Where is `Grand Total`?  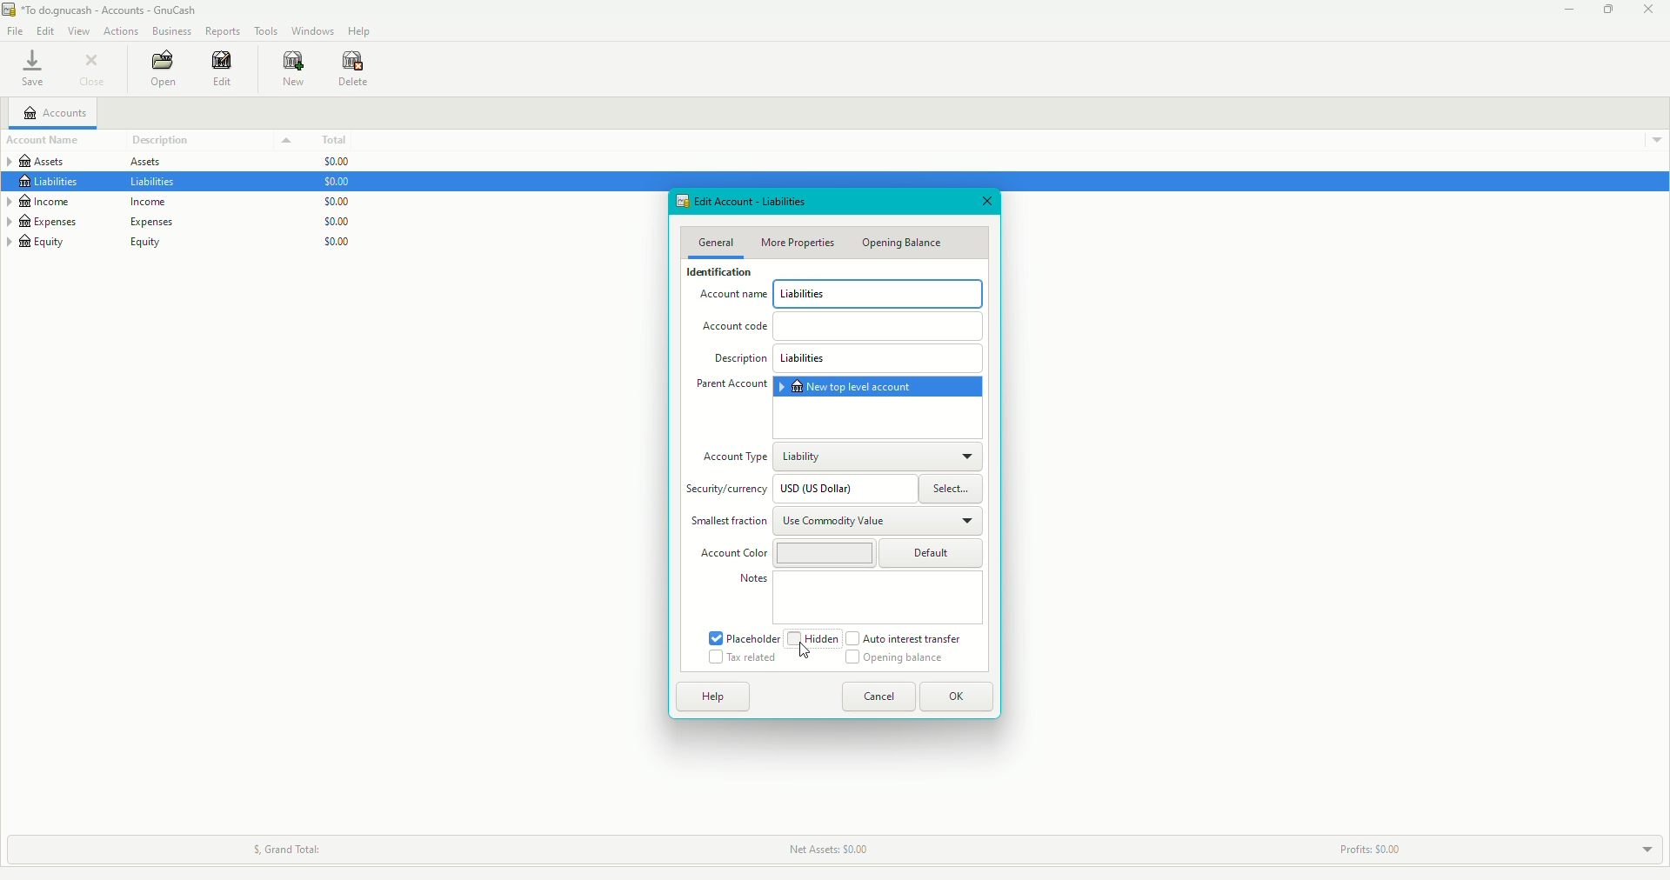 Grand Total is located at coordinates (284, 850).